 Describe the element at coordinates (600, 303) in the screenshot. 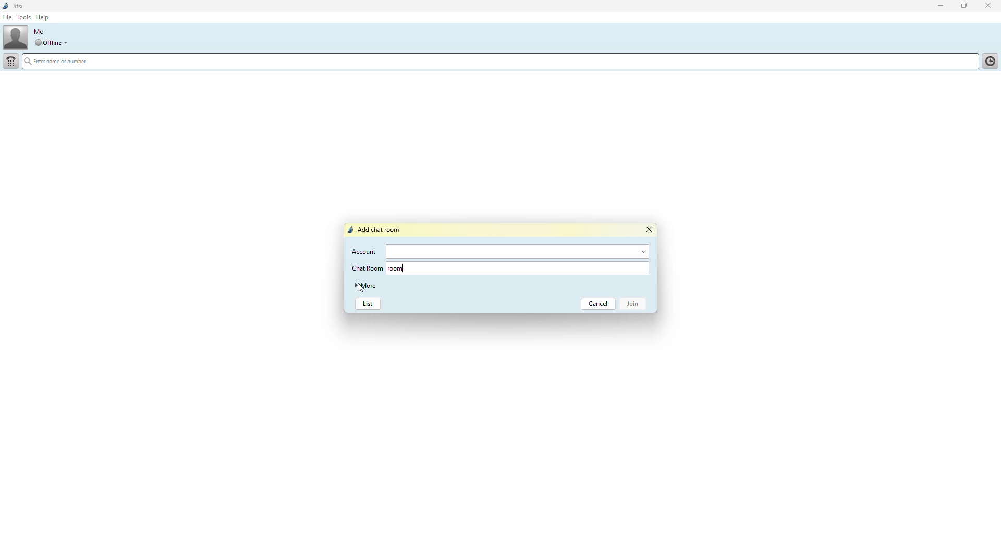

I see `cancel` at that location.